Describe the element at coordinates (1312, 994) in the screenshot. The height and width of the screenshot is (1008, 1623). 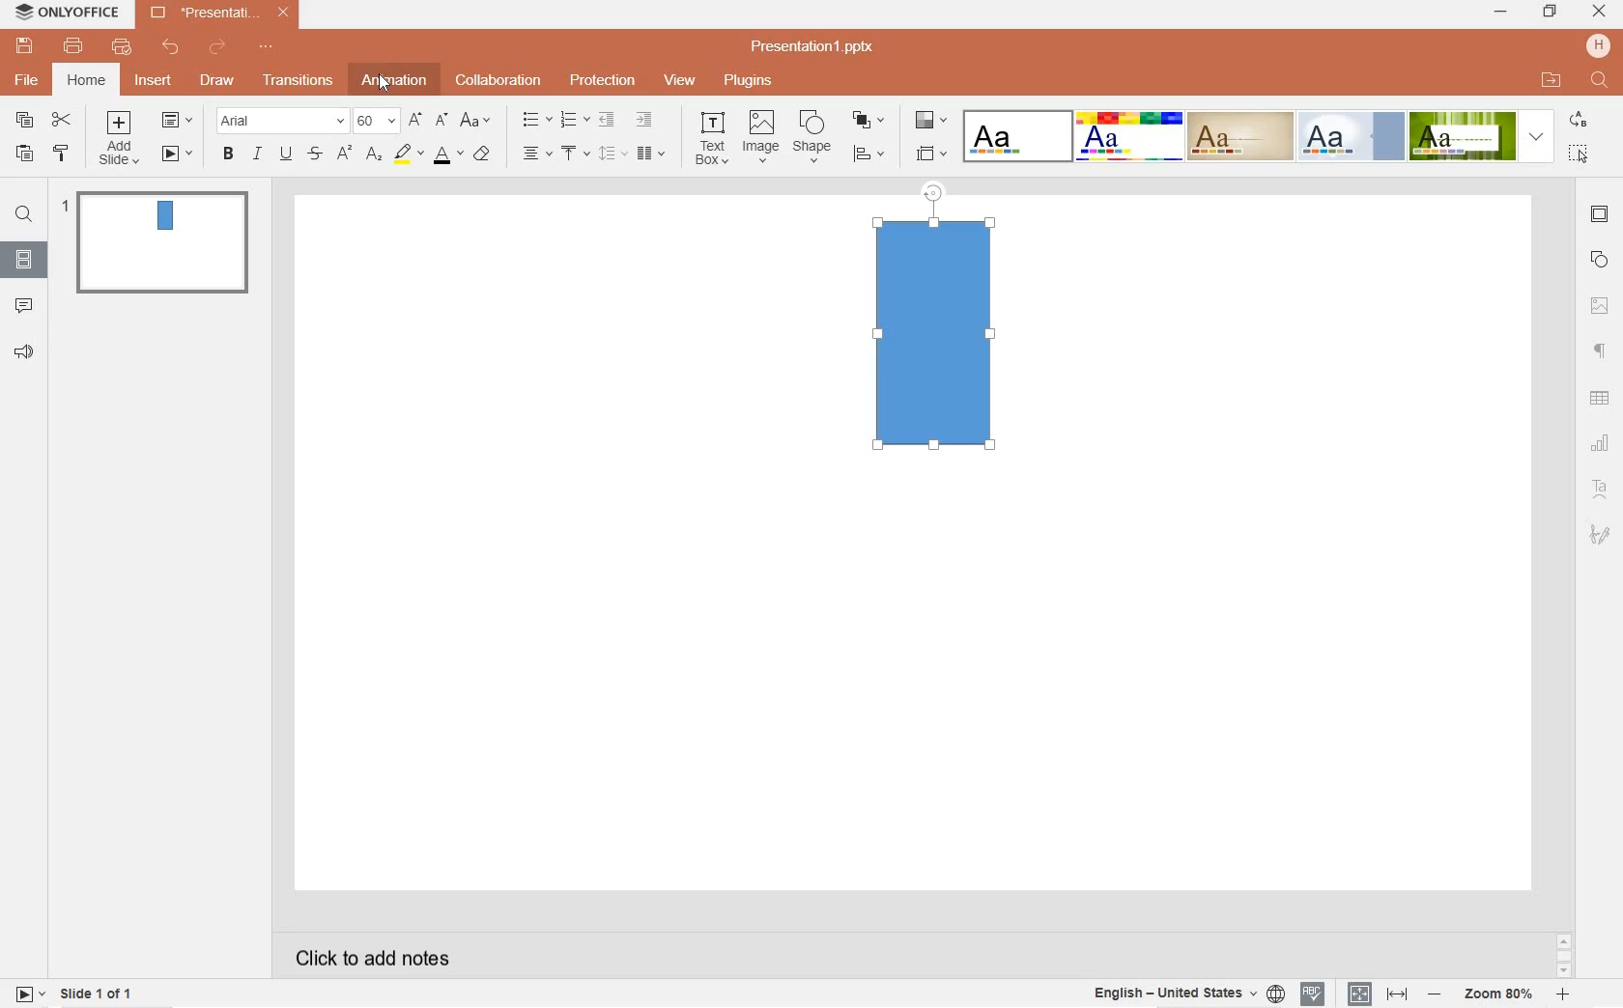
I see `spell checking` at that location.